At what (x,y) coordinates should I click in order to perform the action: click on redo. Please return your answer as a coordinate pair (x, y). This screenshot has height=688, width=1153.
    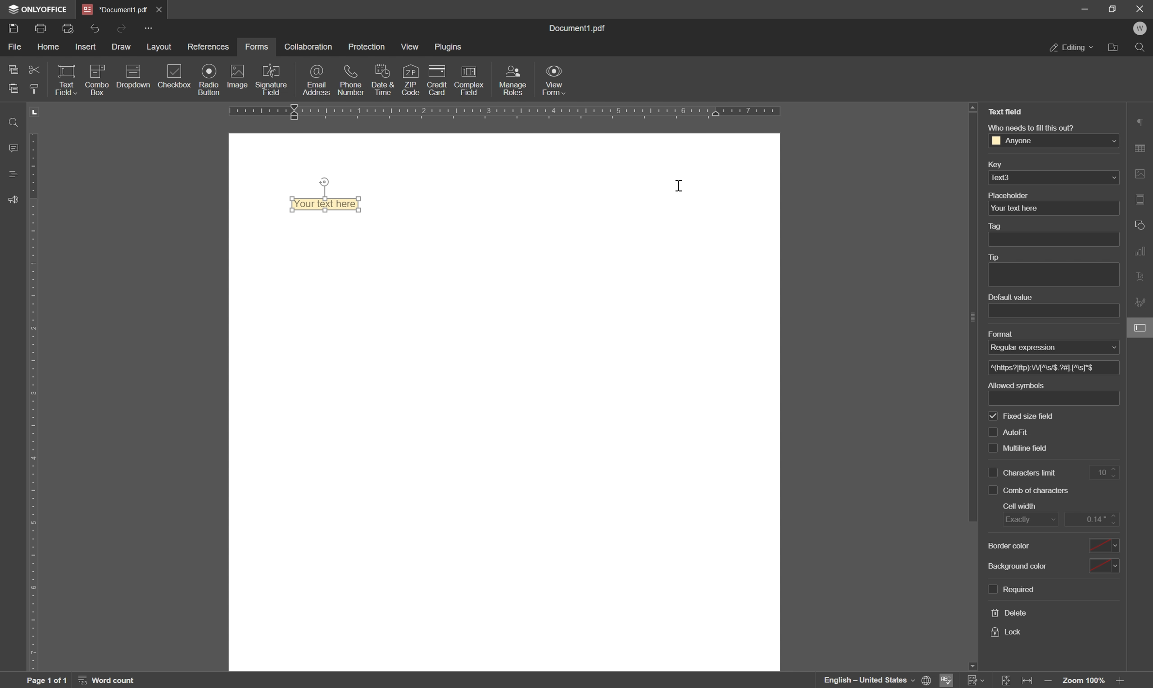
    Looking at the image, I should click on (122, 27).